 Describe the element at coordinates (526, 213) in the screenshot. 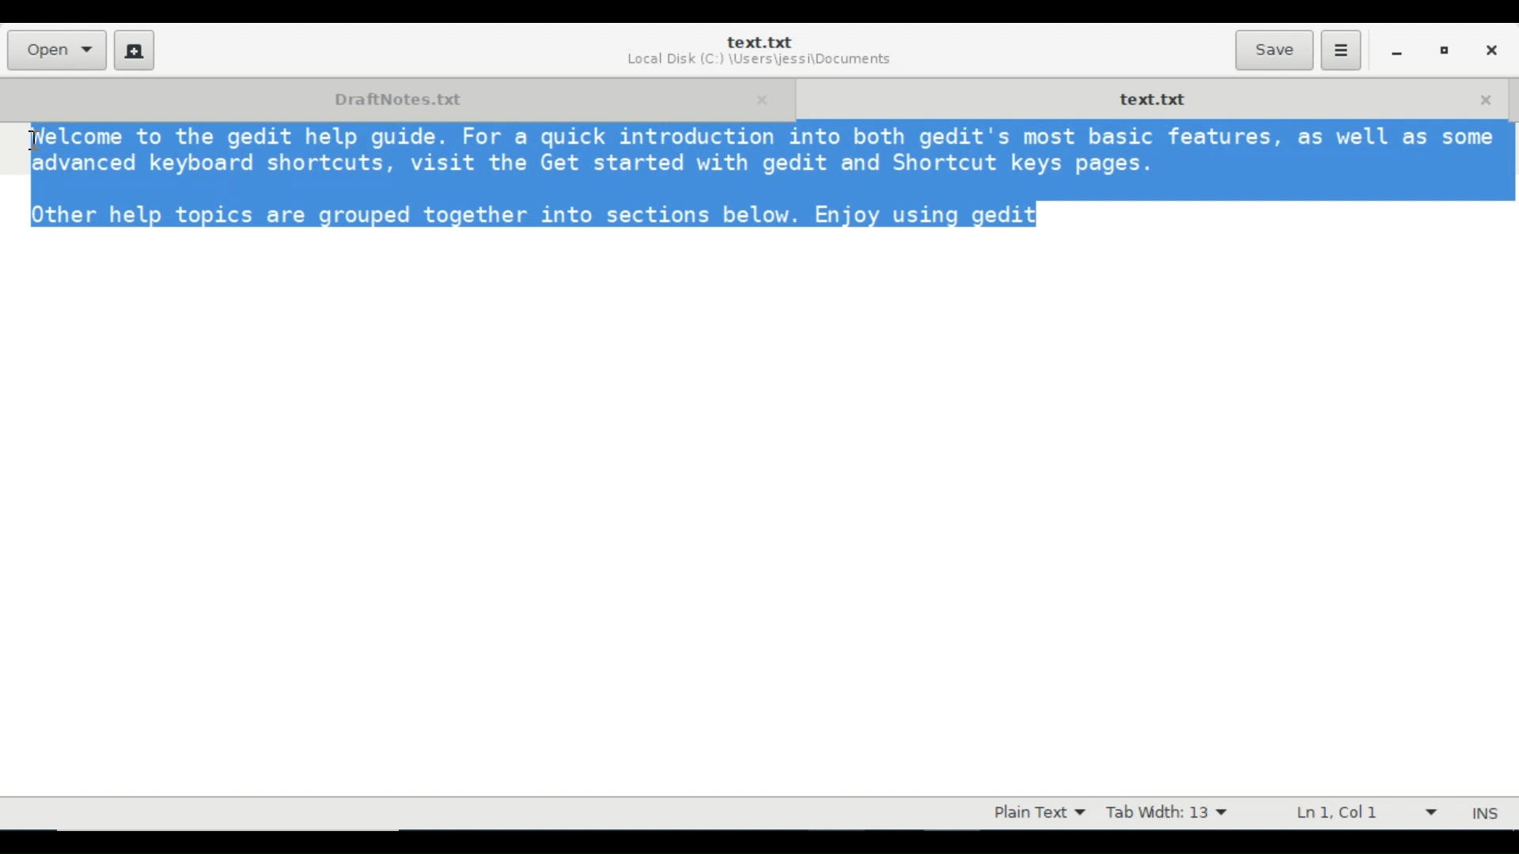

I see `Mother help topics are grouped together into sections below. Enjoy using gedit]` at that location.